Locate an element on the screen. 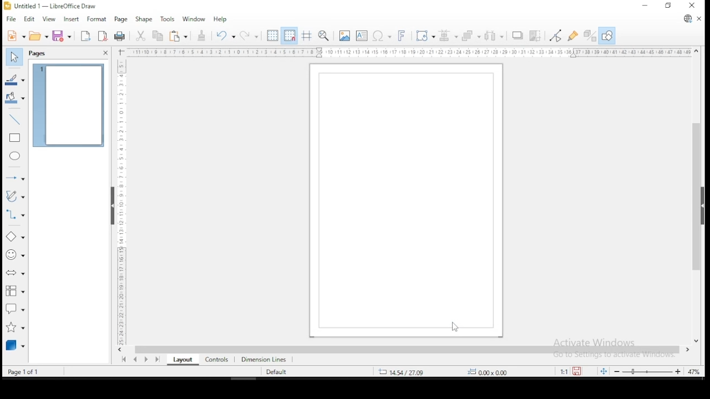 This screenshot has width=710, height=399. show glue point functions is located at coordinates (573, 35).